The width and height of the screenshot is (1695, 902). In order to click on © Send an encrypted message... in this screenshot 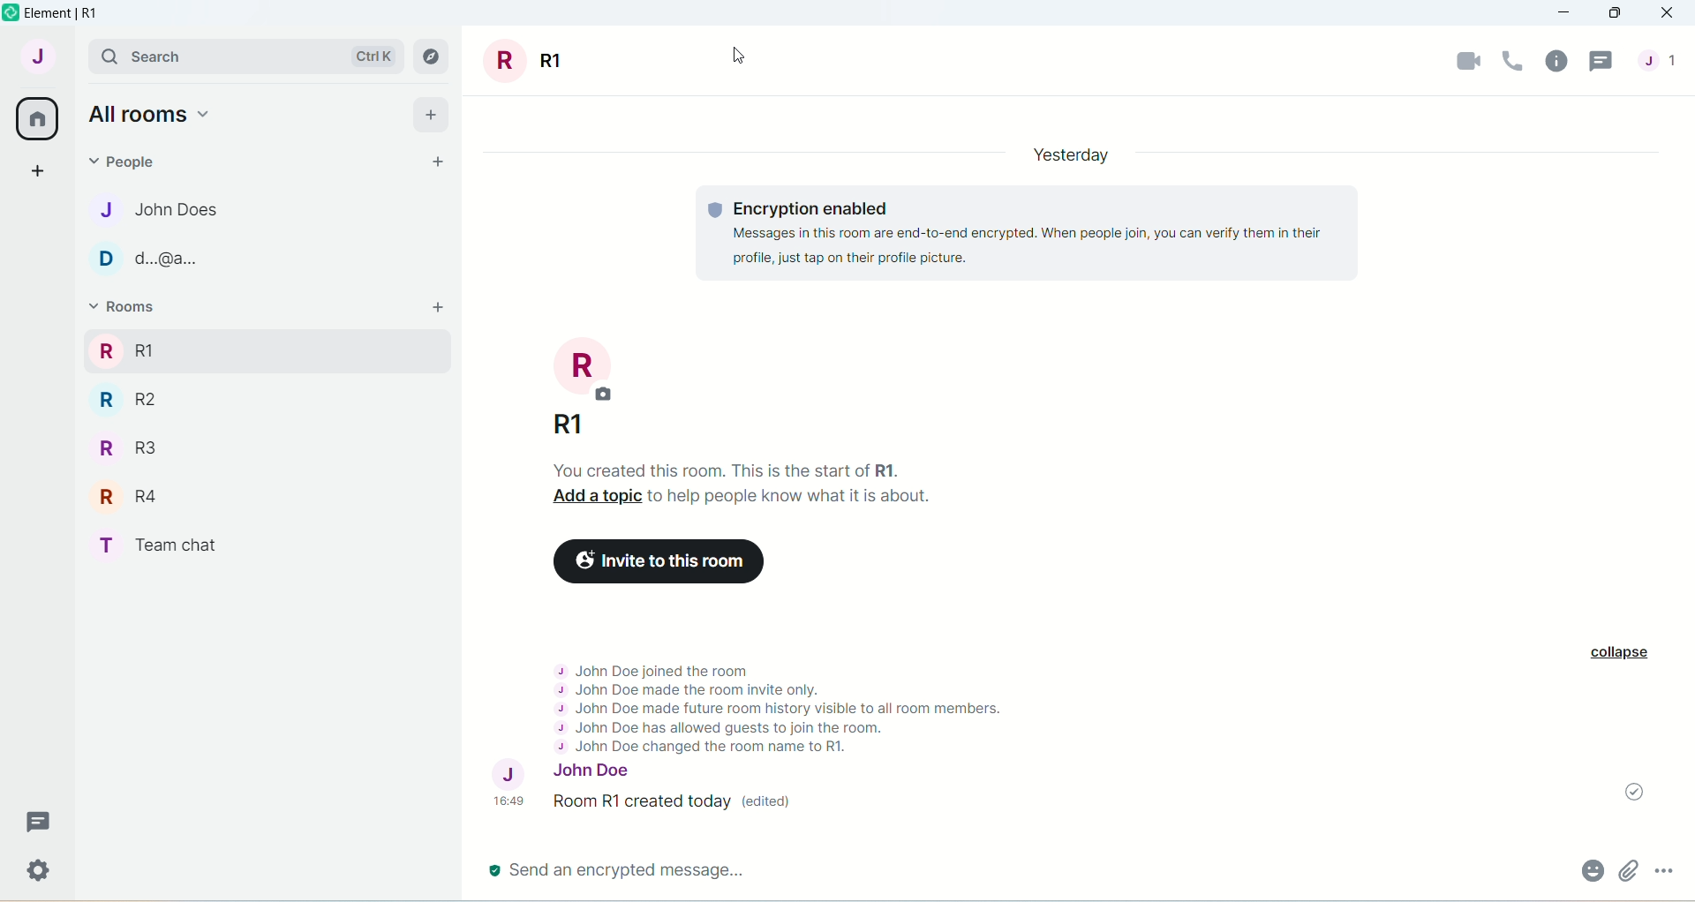, I will do `click(994, 871)`.